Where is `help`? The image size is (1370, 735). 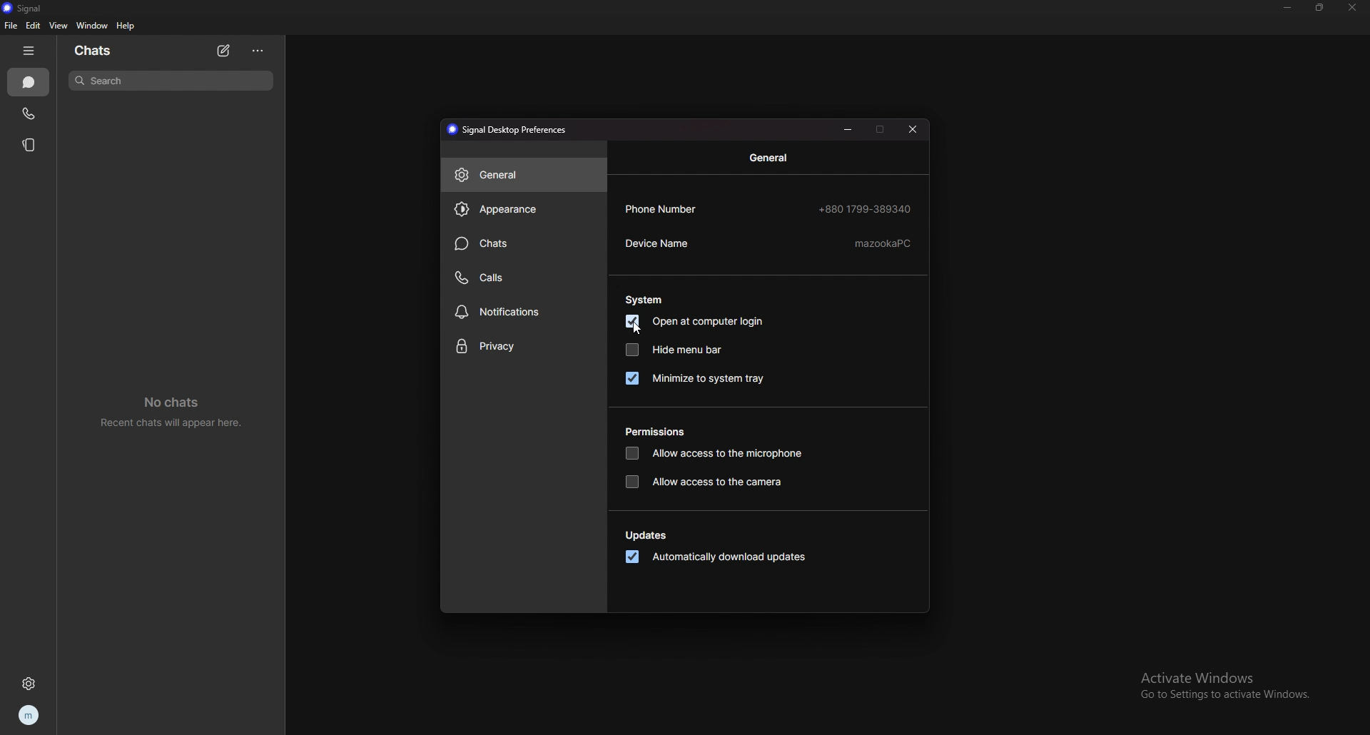 help is located at coordinates (126, 25).